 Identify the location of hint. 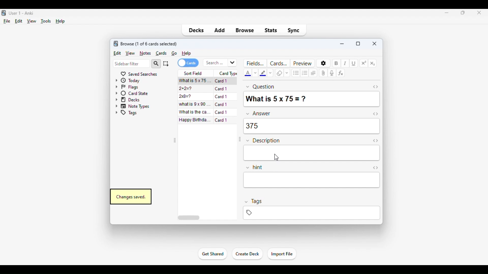
(312, 180).